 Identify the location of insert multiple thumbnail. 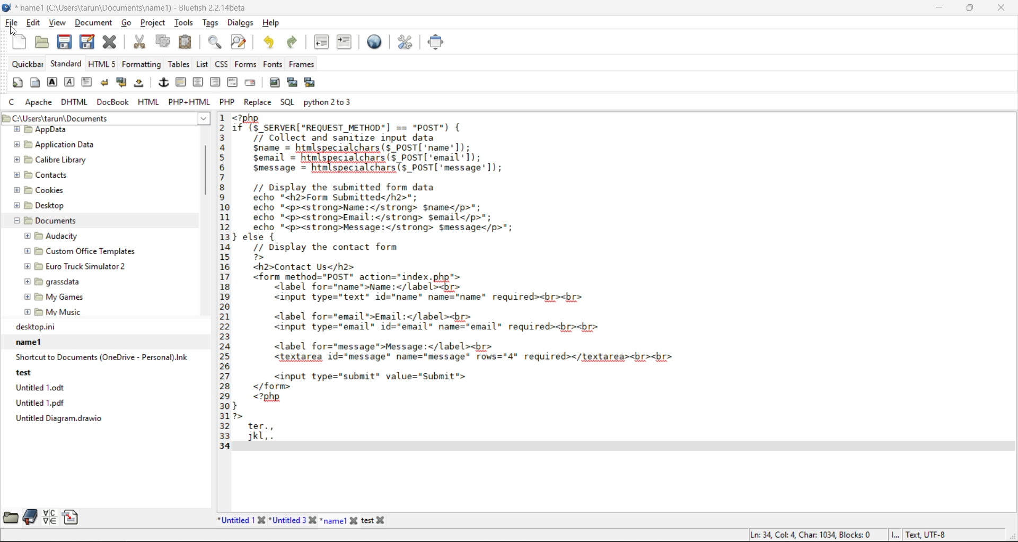
(309, 83).